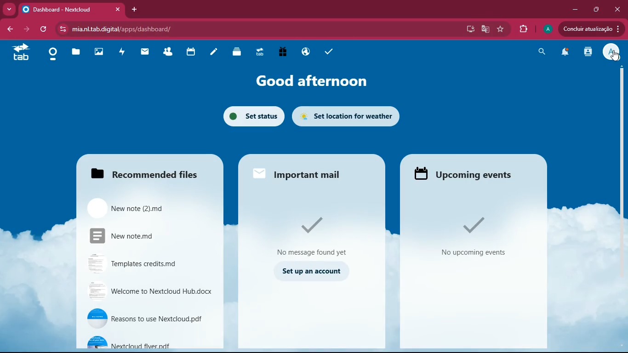 The image size is (628, 353). Describe the element at coordinates (464, 174) in the screenshot. I see `Upcoming events` at that location.